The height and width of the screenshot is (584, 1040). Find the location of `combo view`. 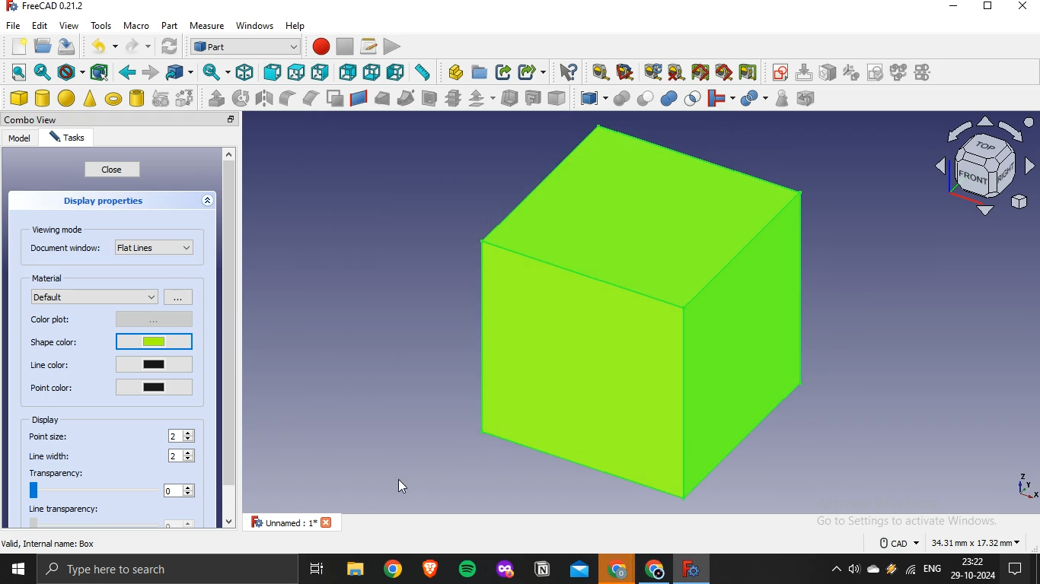

combo view is located at coordinates (34, 119).